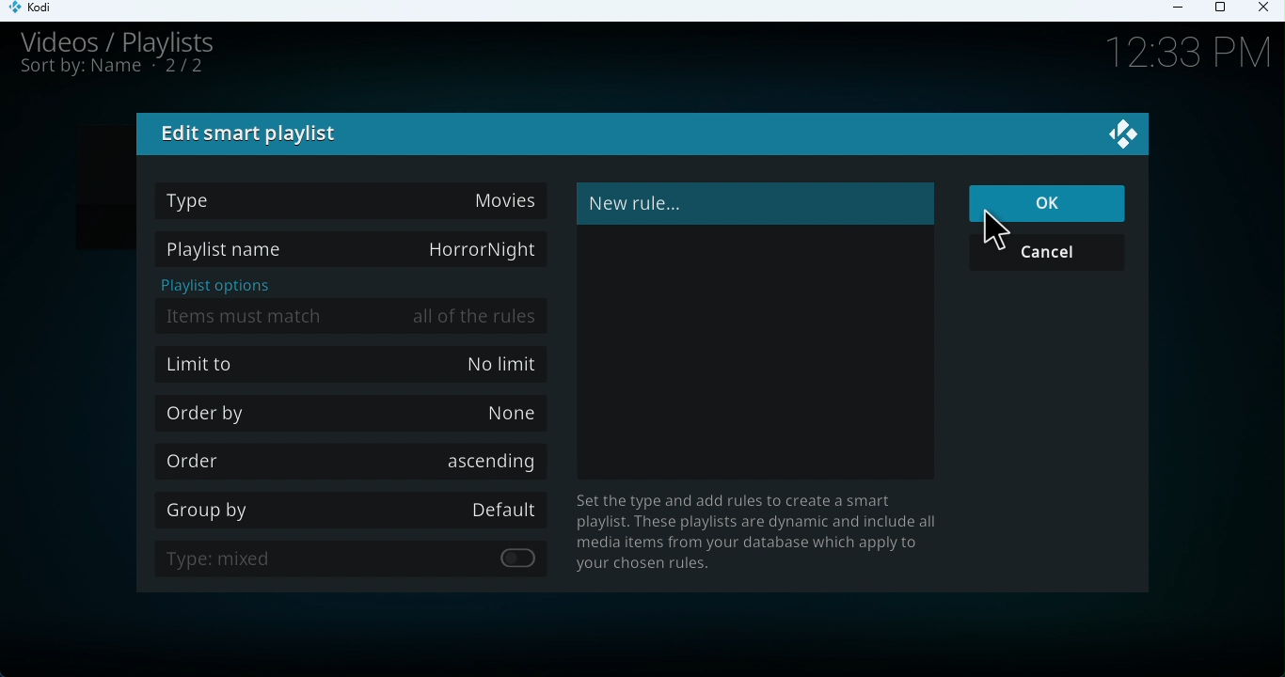 The image size is (1285, 677). Describe the element at coordinates (766, 533) in the screenshot. I see `Note` at that location.